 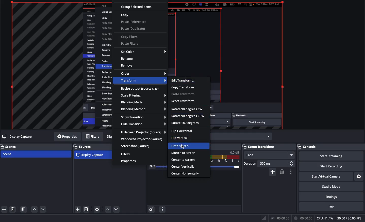 I want to click on Paste transform, so click(x=184, y=95).